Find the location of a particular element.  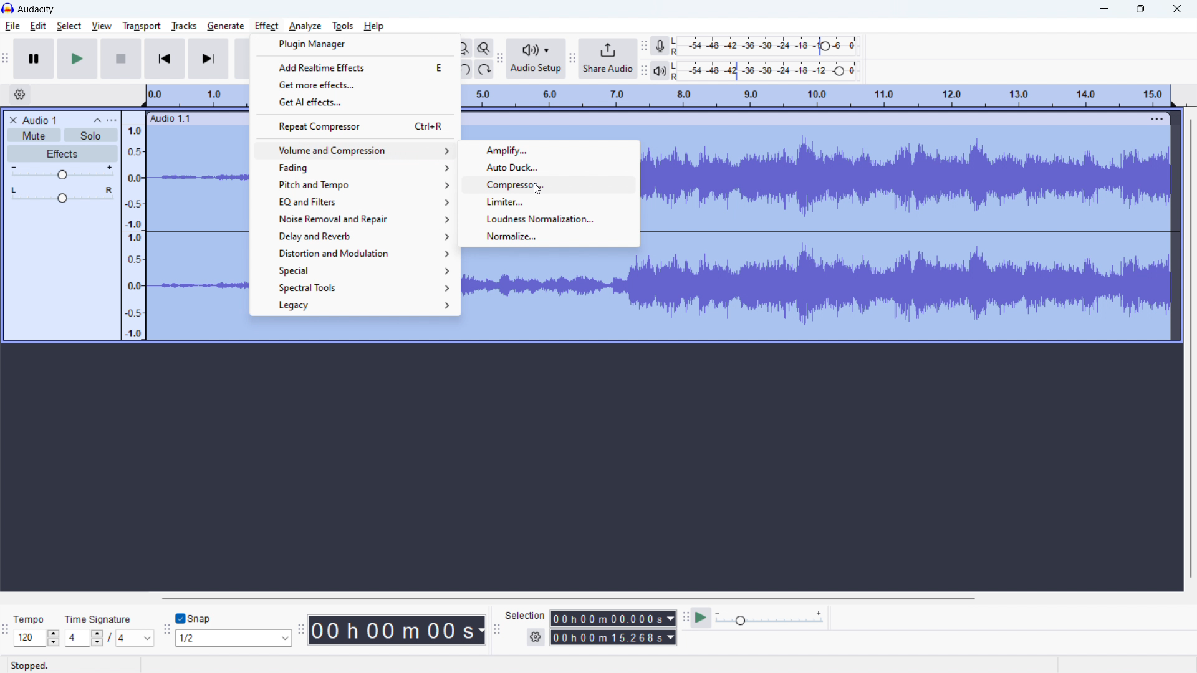

get more effects is located at coordinates (354, 85).